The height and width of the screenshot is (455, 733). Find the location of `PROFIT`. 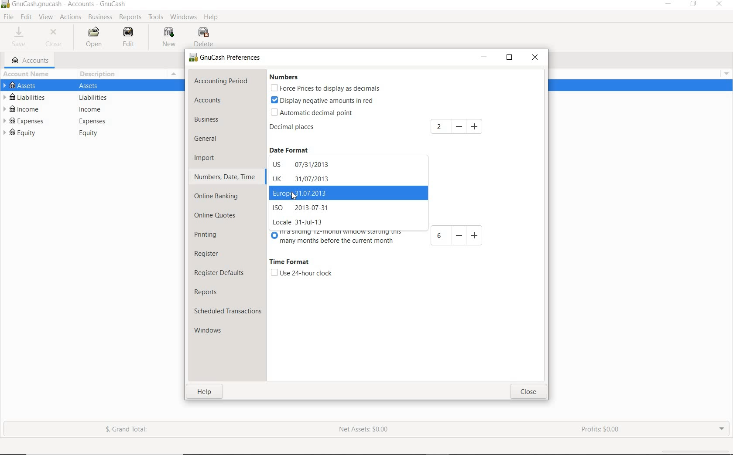

PROFIT is located at coordinates (602, 430).